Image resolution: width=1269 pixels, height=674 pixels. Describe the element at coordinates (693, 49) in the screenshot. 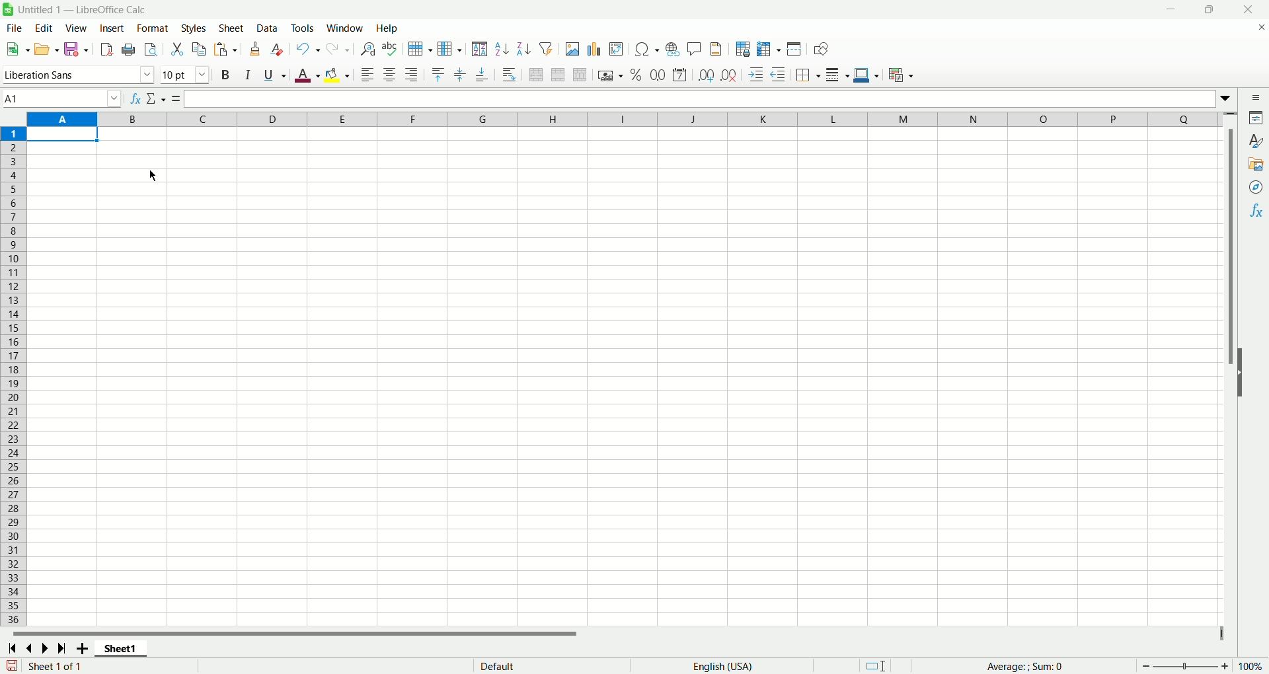

I see `insert comment` at that location.